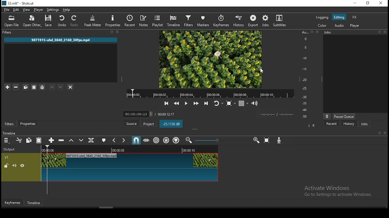  What do you see at coordinates (16, 88) in the screenshot?
I see `remove selected filters` at bounding box center [16, 88].